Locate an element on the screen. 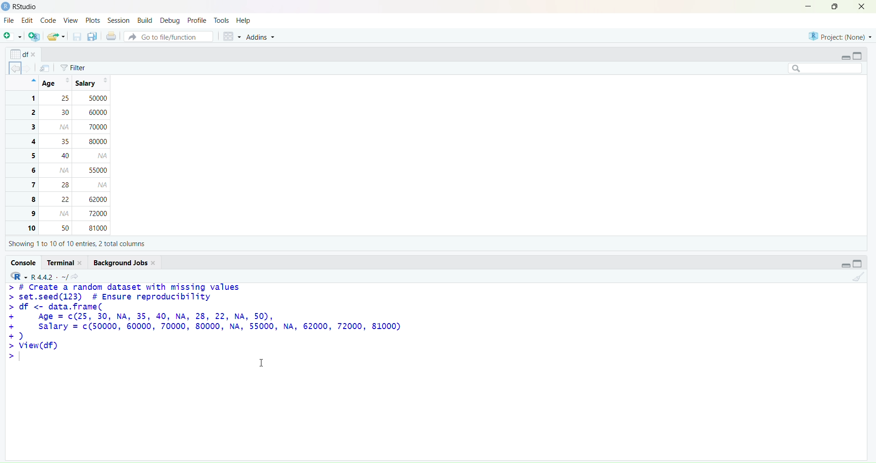  code is located at coordinates (48, 20).